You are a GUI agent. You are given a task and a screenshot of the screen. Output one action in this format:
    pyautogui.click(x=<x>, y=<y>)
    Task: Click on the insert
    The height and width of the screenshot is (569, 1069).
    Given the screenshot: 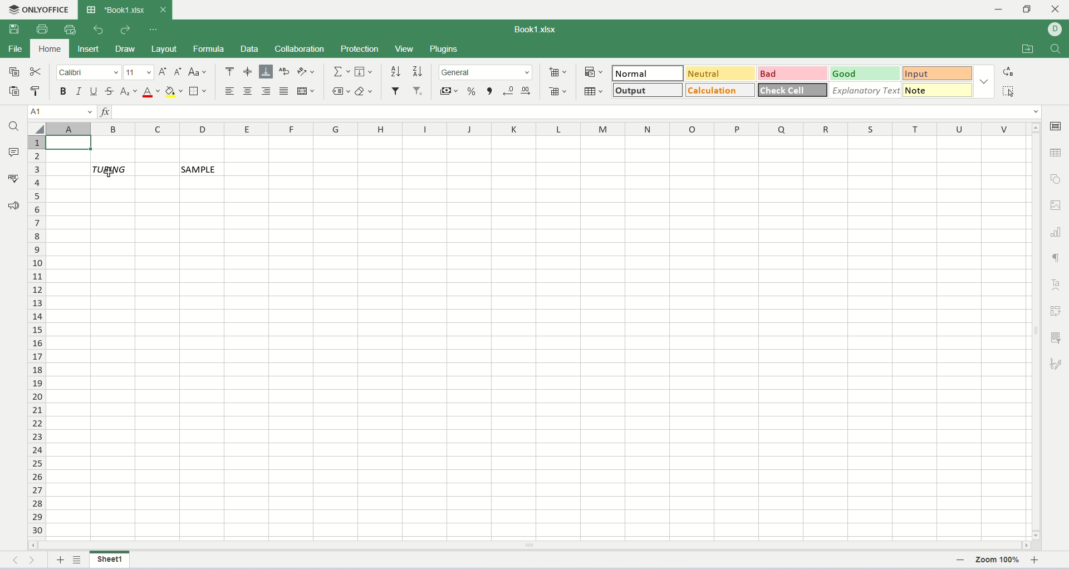 What is the action you would take?
    pyautogui.click(x=88, y=49)
    